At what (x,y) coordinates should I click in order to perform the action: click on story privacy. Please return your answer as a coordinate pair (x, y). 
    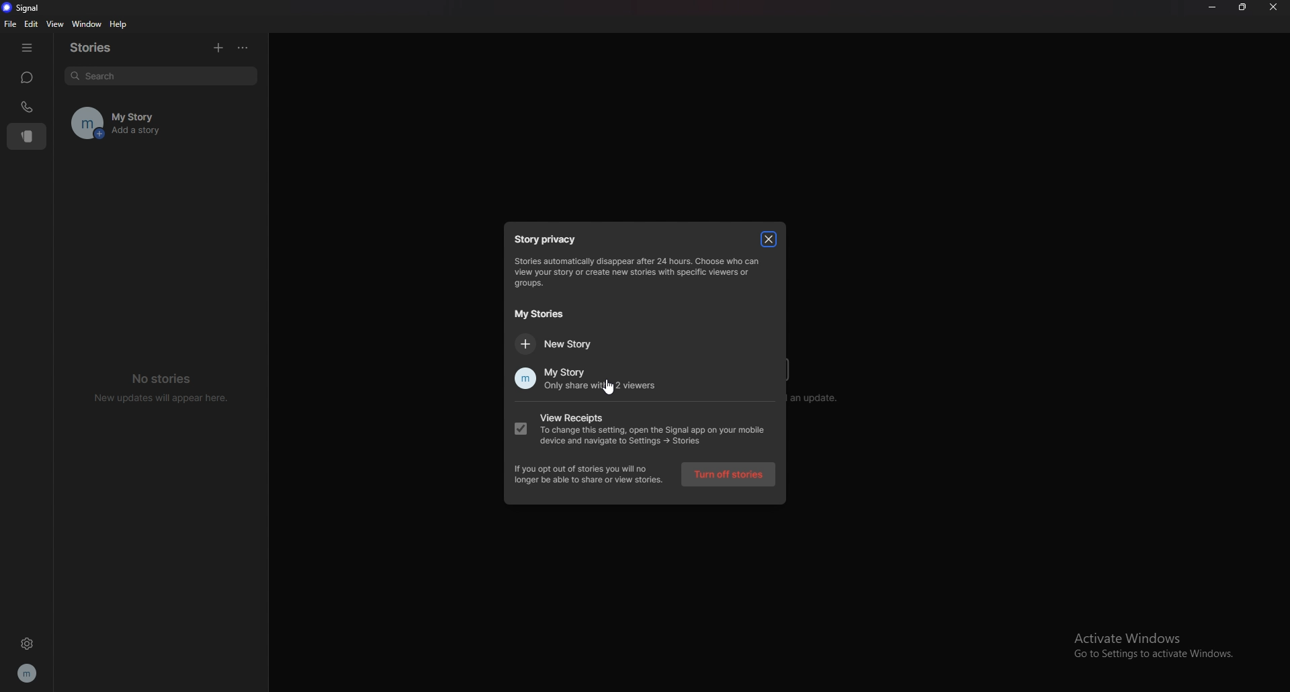
    Looking at the image, I should click on (546, 237).